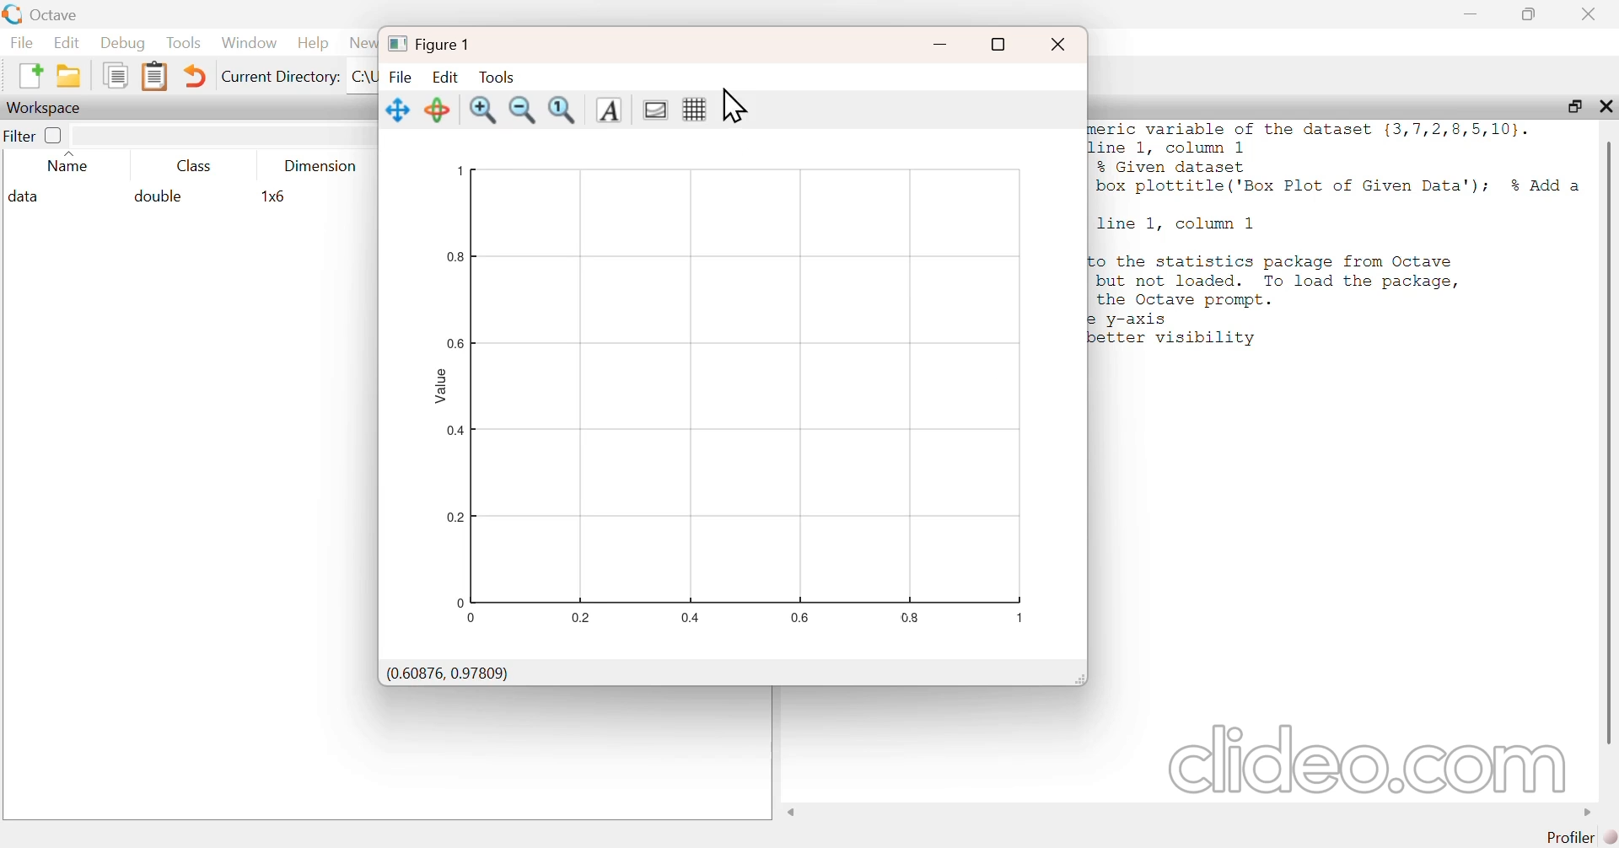 The height and width of the screenshot is (848, 1619). What do you see at coordinates (69, 76) in the screenshot?
I see `open an existing file in editor` at bounding box center [69, 76].